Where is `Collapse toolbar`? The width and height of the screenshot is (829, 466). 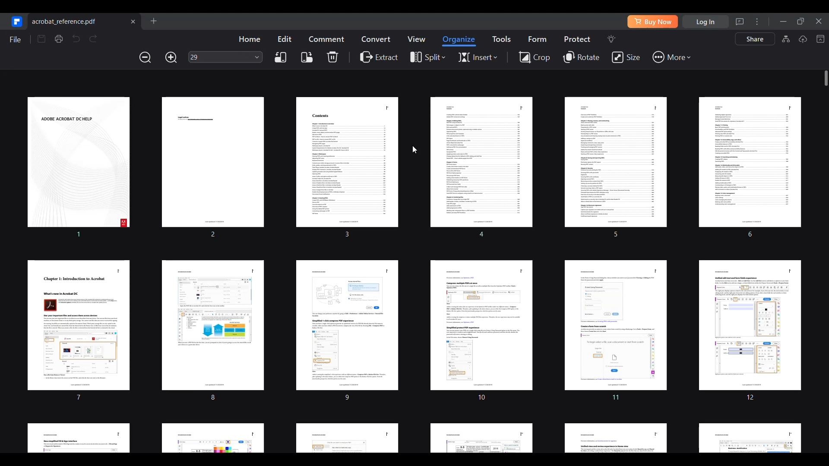 Collapse toolbar is located at coordinates (820, 39).